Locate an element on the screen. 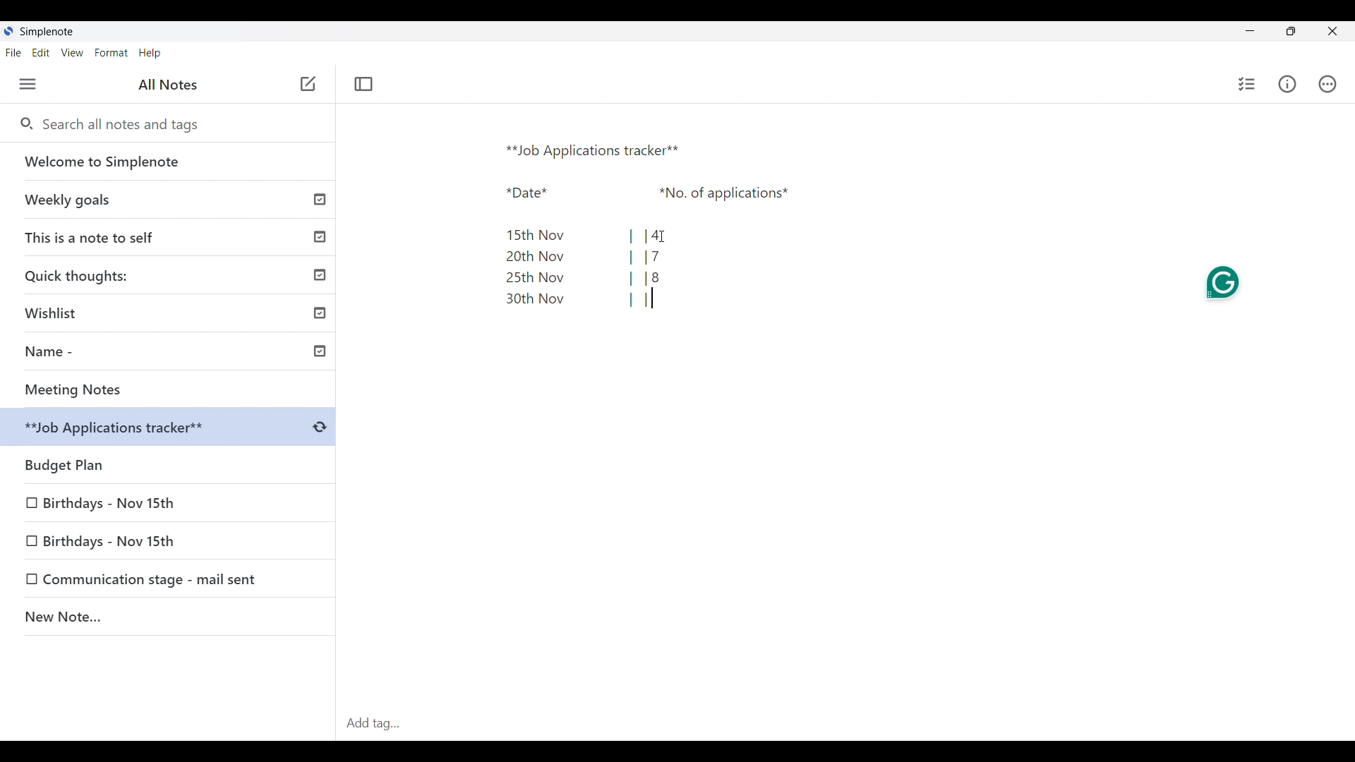  Search all notes and tags is located at coordinates (126, 124).